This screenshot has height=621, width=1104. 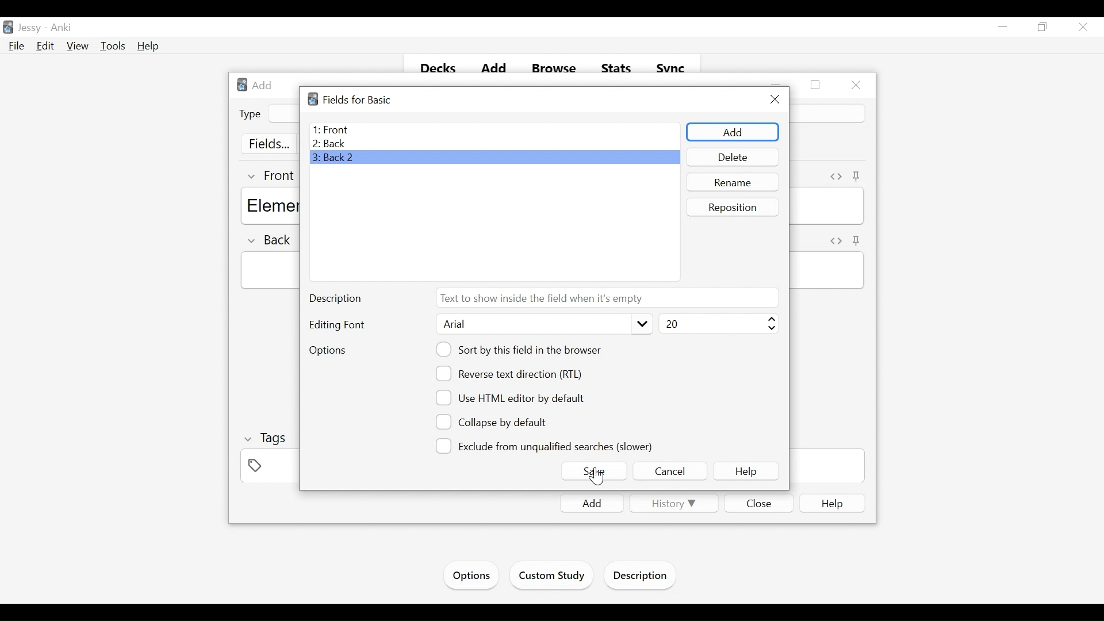 I want to click on Save, so click(x=595, y=471).